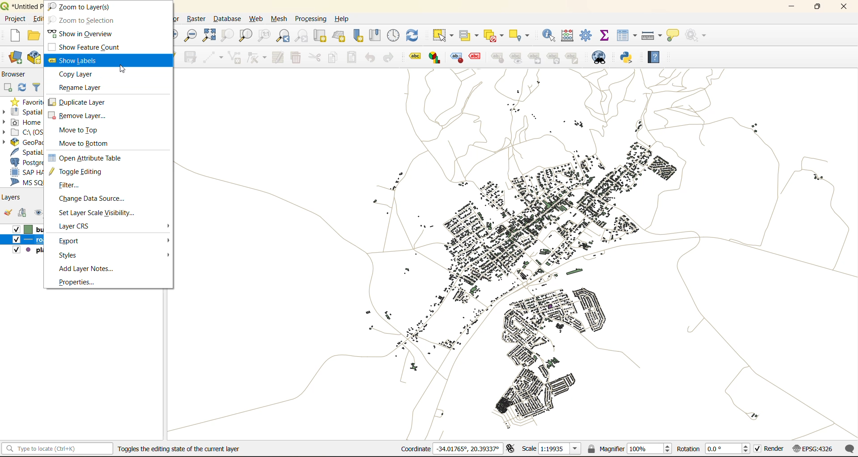  Describe the element at coordinates (340, 36) in the screenshot. I see `new 3d map` at that location.